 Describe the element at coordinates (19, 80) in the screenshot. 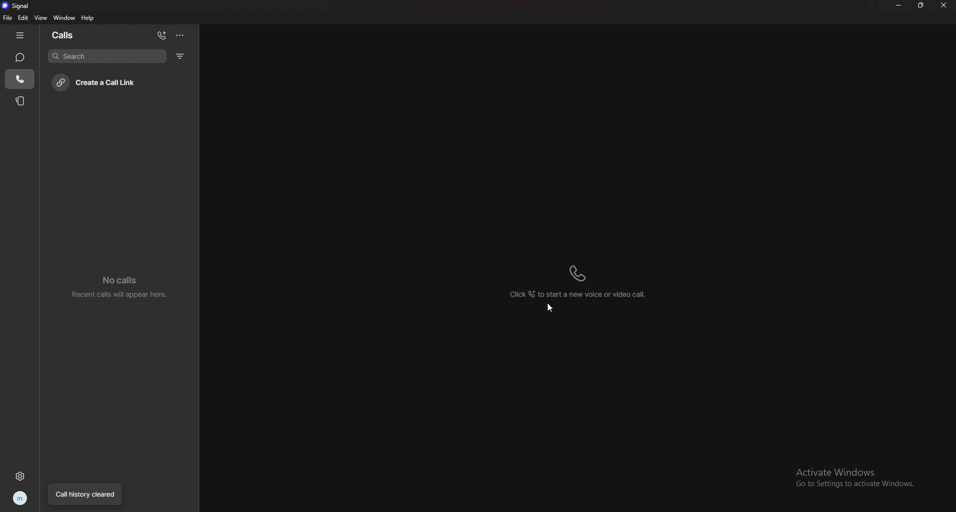

I see `calls` at that location.